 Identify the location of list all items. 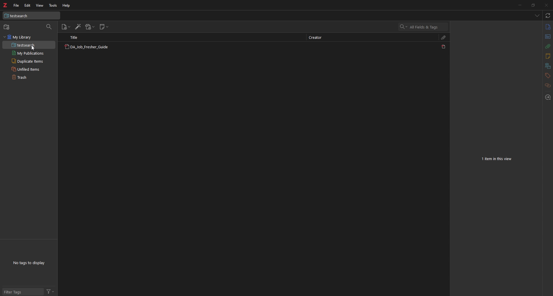
(537, 15).